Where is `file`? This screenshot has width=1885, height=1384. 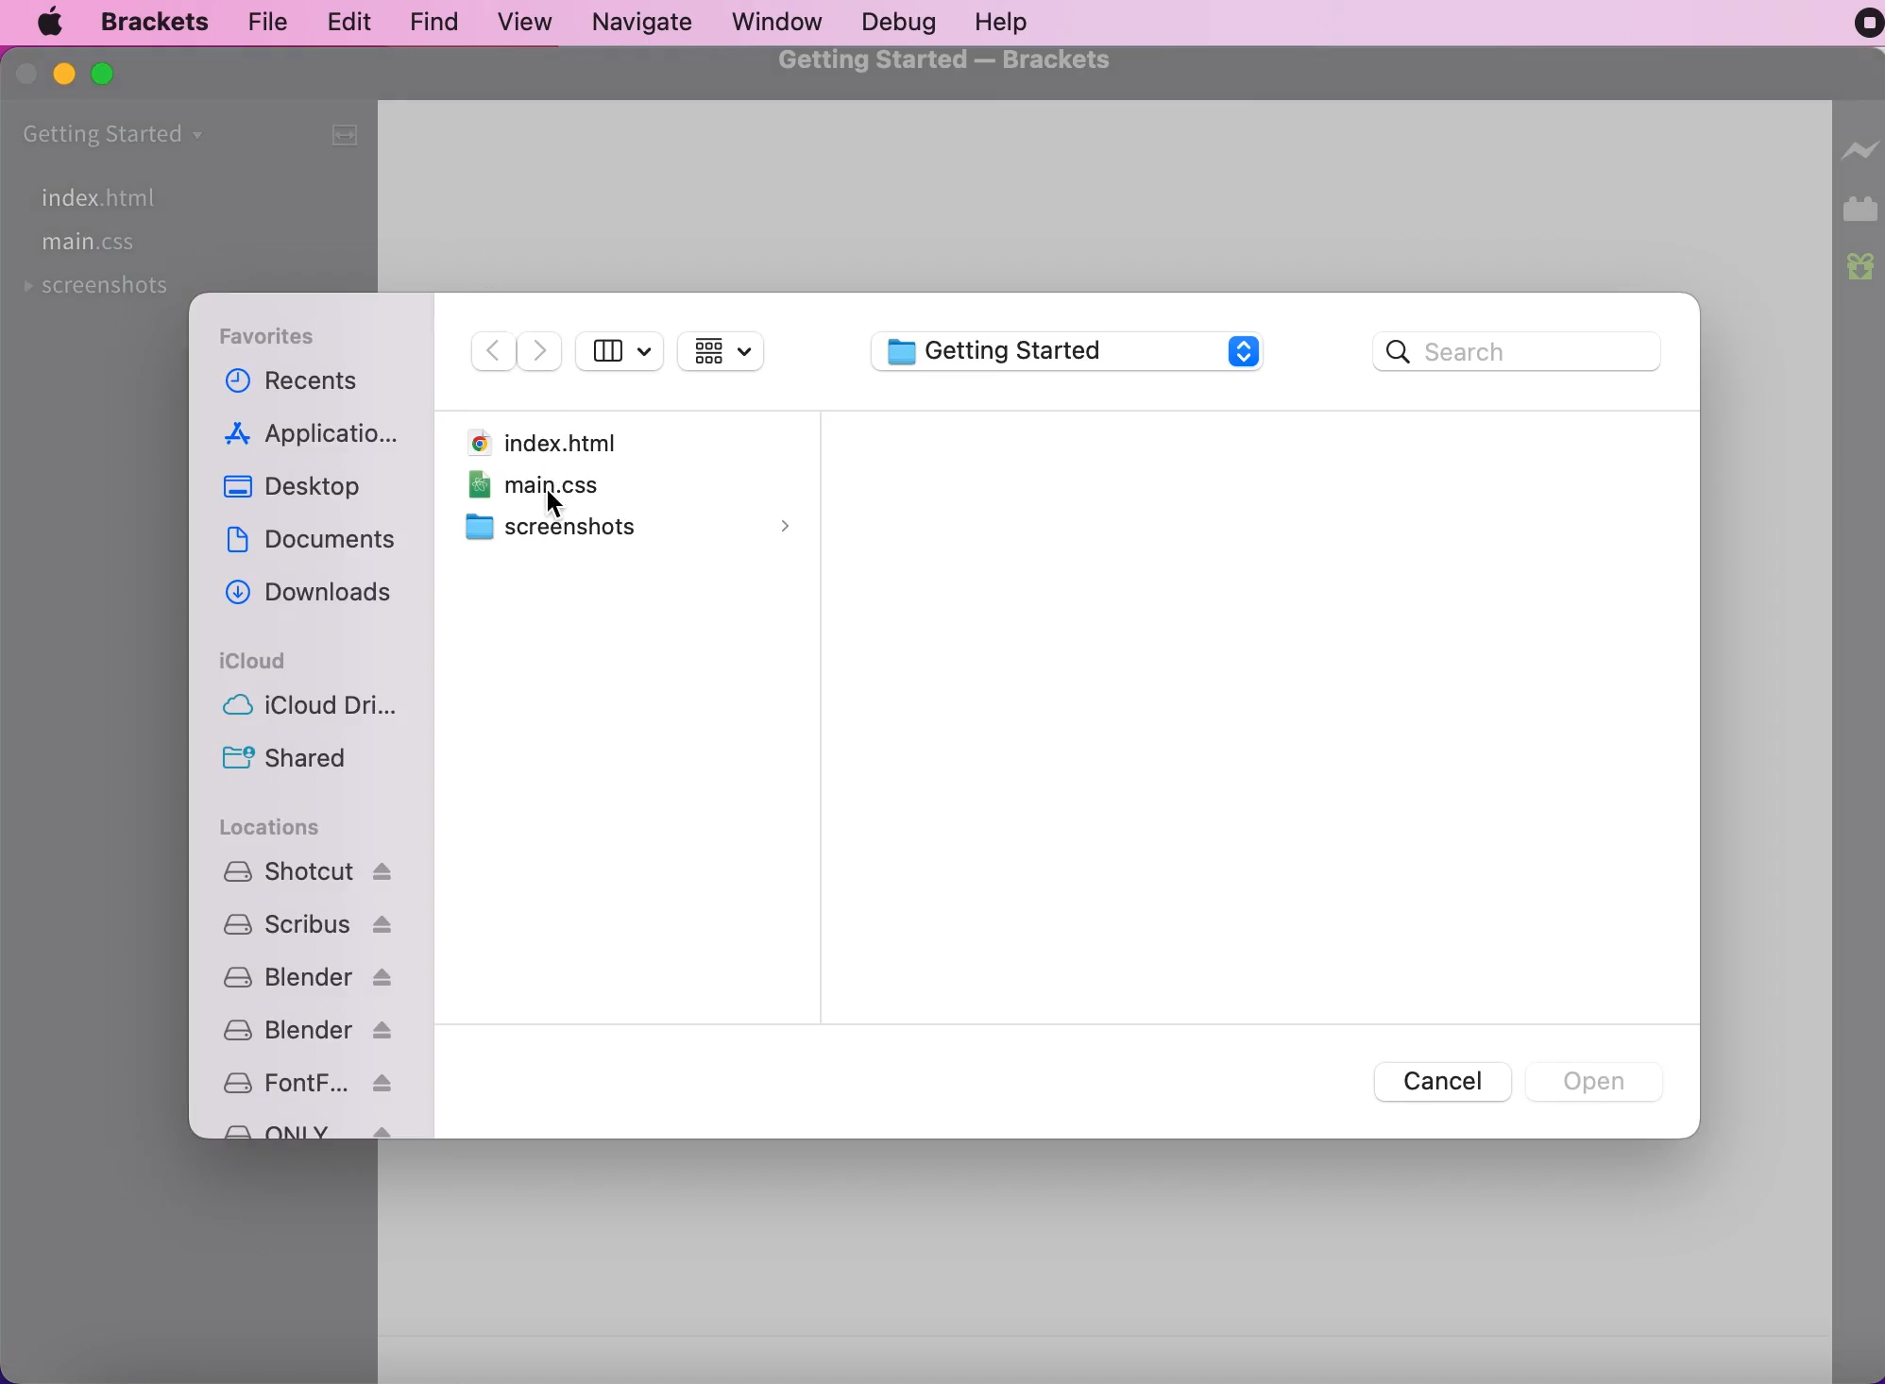 file is located at coordinates (272, 19).